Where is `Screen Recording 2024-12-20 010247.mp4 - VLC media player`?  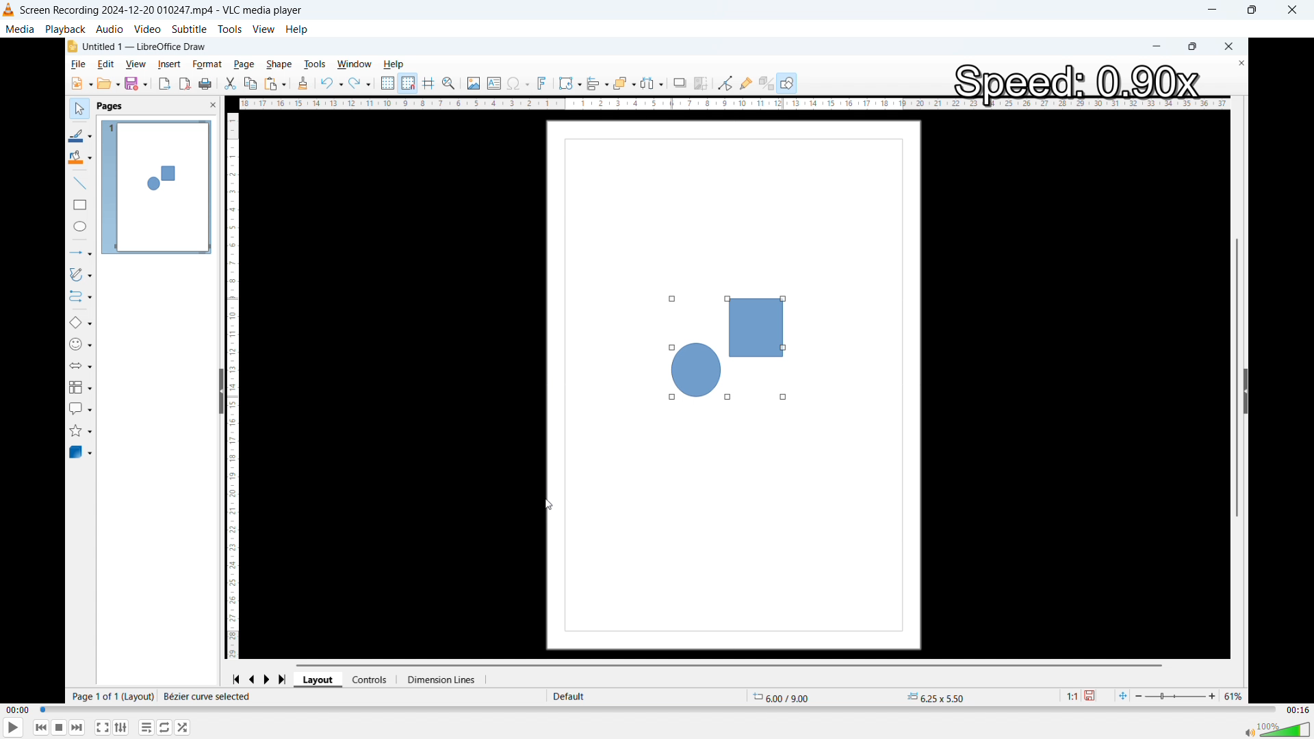 Screen Recording 2024-12-20 010247.mp4 - VLC media player is located at coordinates (157, 10).